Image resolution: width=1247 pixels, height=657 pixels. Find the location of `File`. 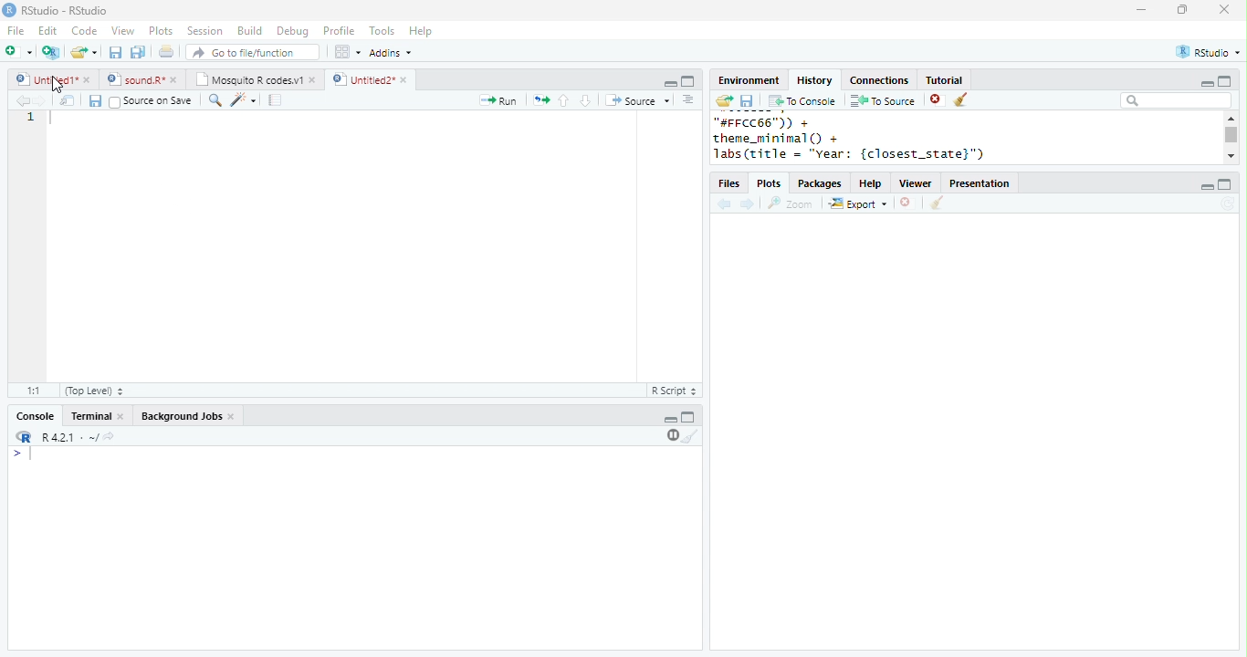

File is located at coordinates (17, 31).